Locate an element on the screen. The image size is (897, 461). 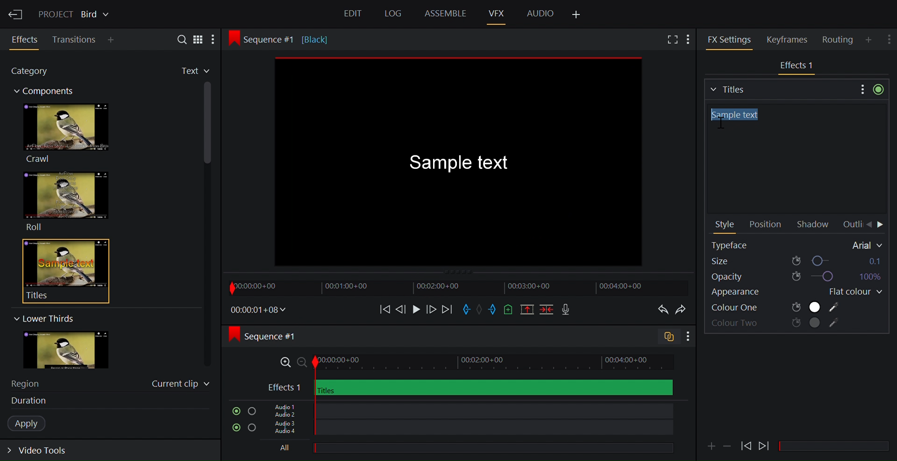
Apply is located at coordinates (31, 424).